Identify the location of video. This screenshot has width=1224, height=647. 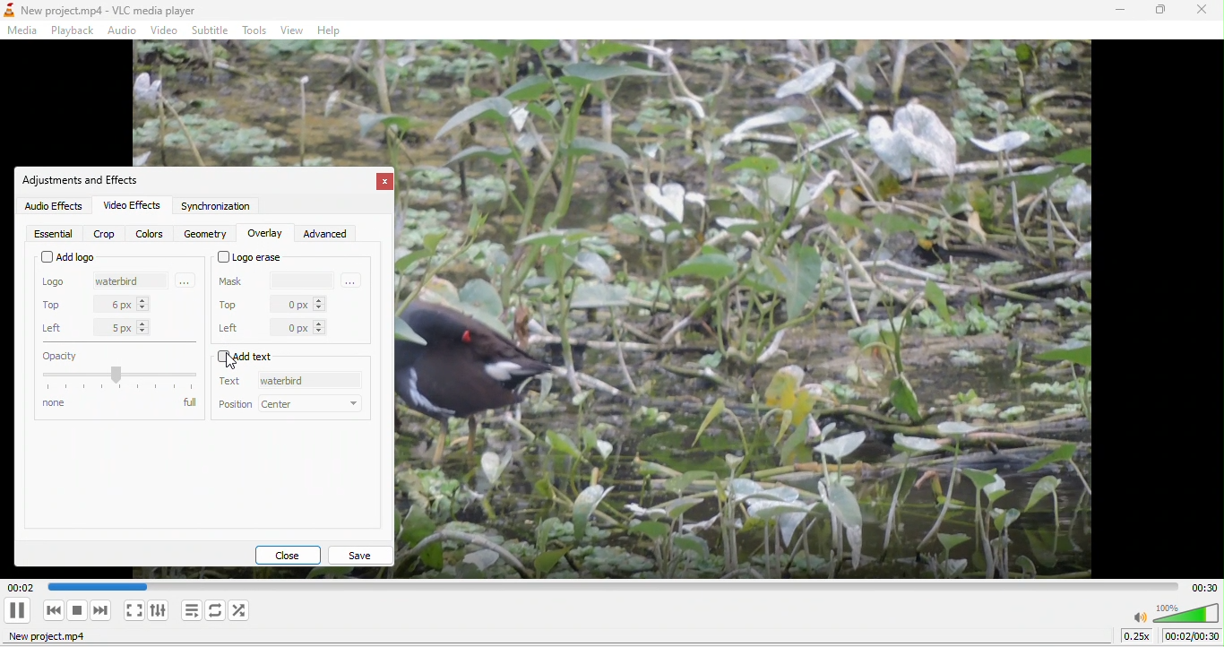
(164, 30).